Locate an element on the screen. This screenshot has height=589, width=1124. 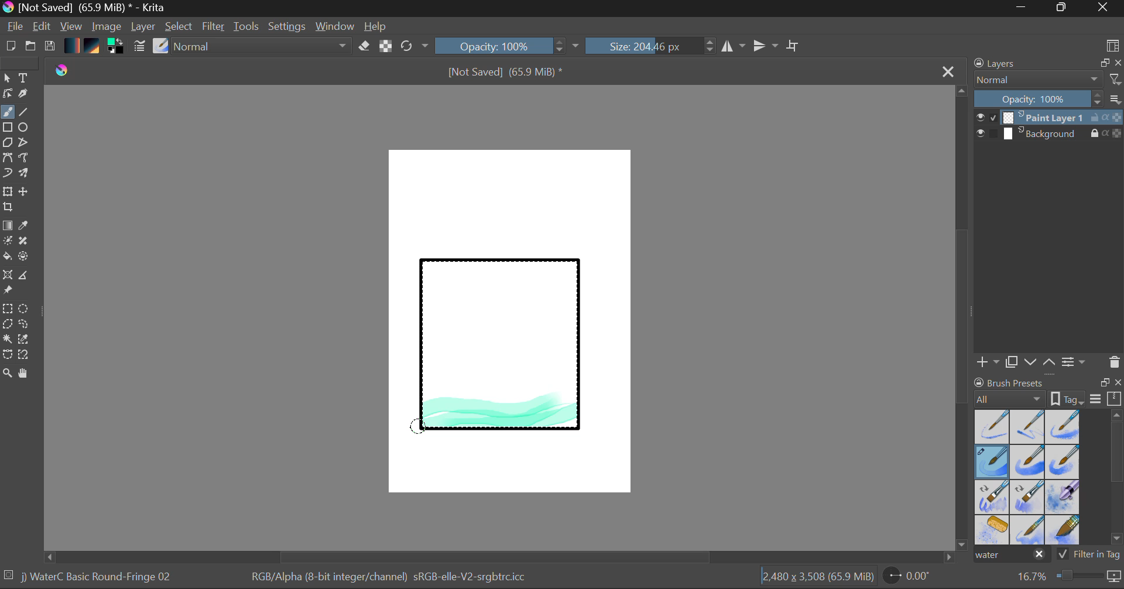
Move Layer Up is located at coordinates (1050, 361).